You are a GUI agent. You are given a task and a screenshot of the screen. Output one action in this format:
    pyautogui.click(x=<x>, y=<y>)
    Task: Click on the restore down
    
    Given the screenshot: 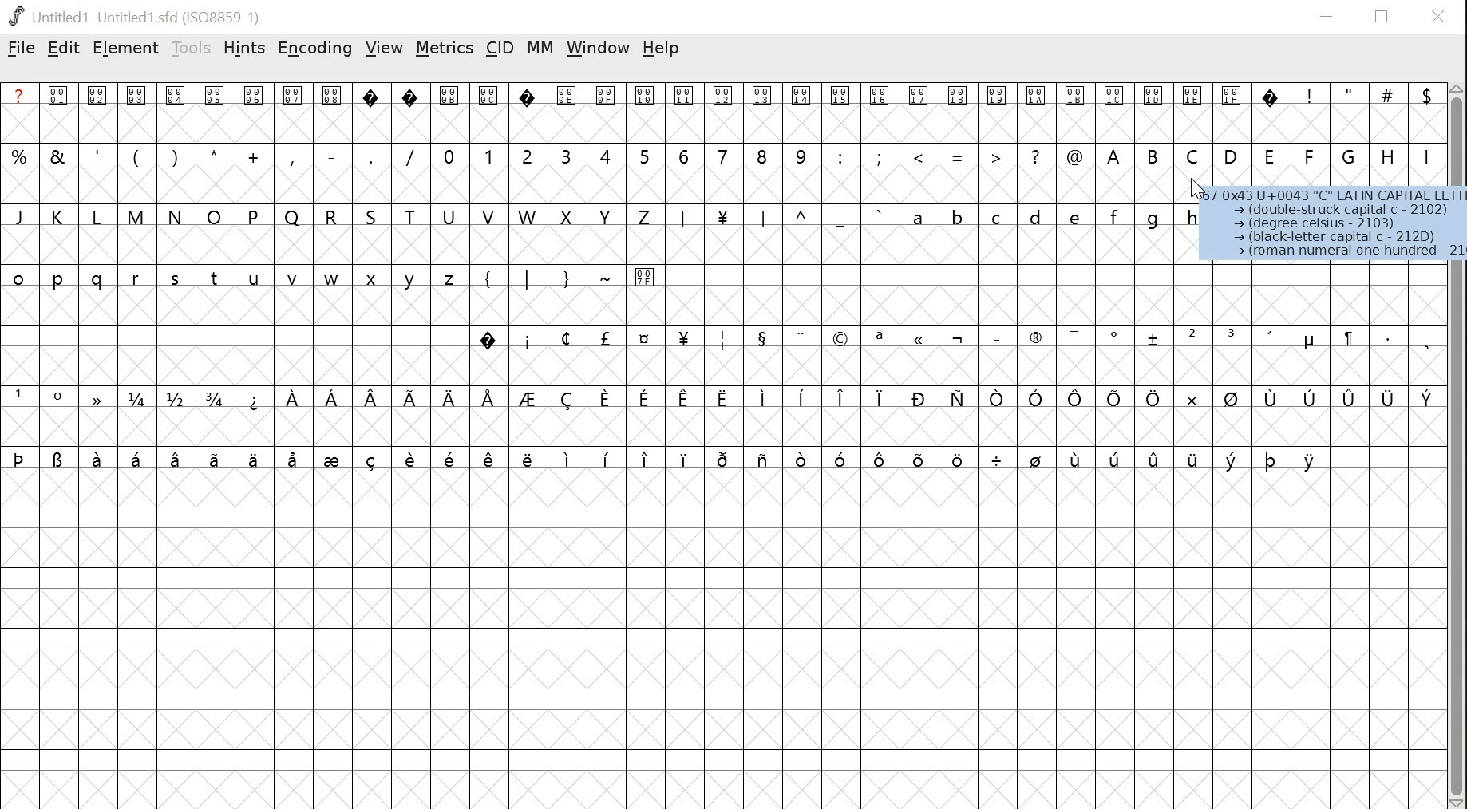 What is the action you would take?
    pyautogui.click(x=1383, y=16)
    